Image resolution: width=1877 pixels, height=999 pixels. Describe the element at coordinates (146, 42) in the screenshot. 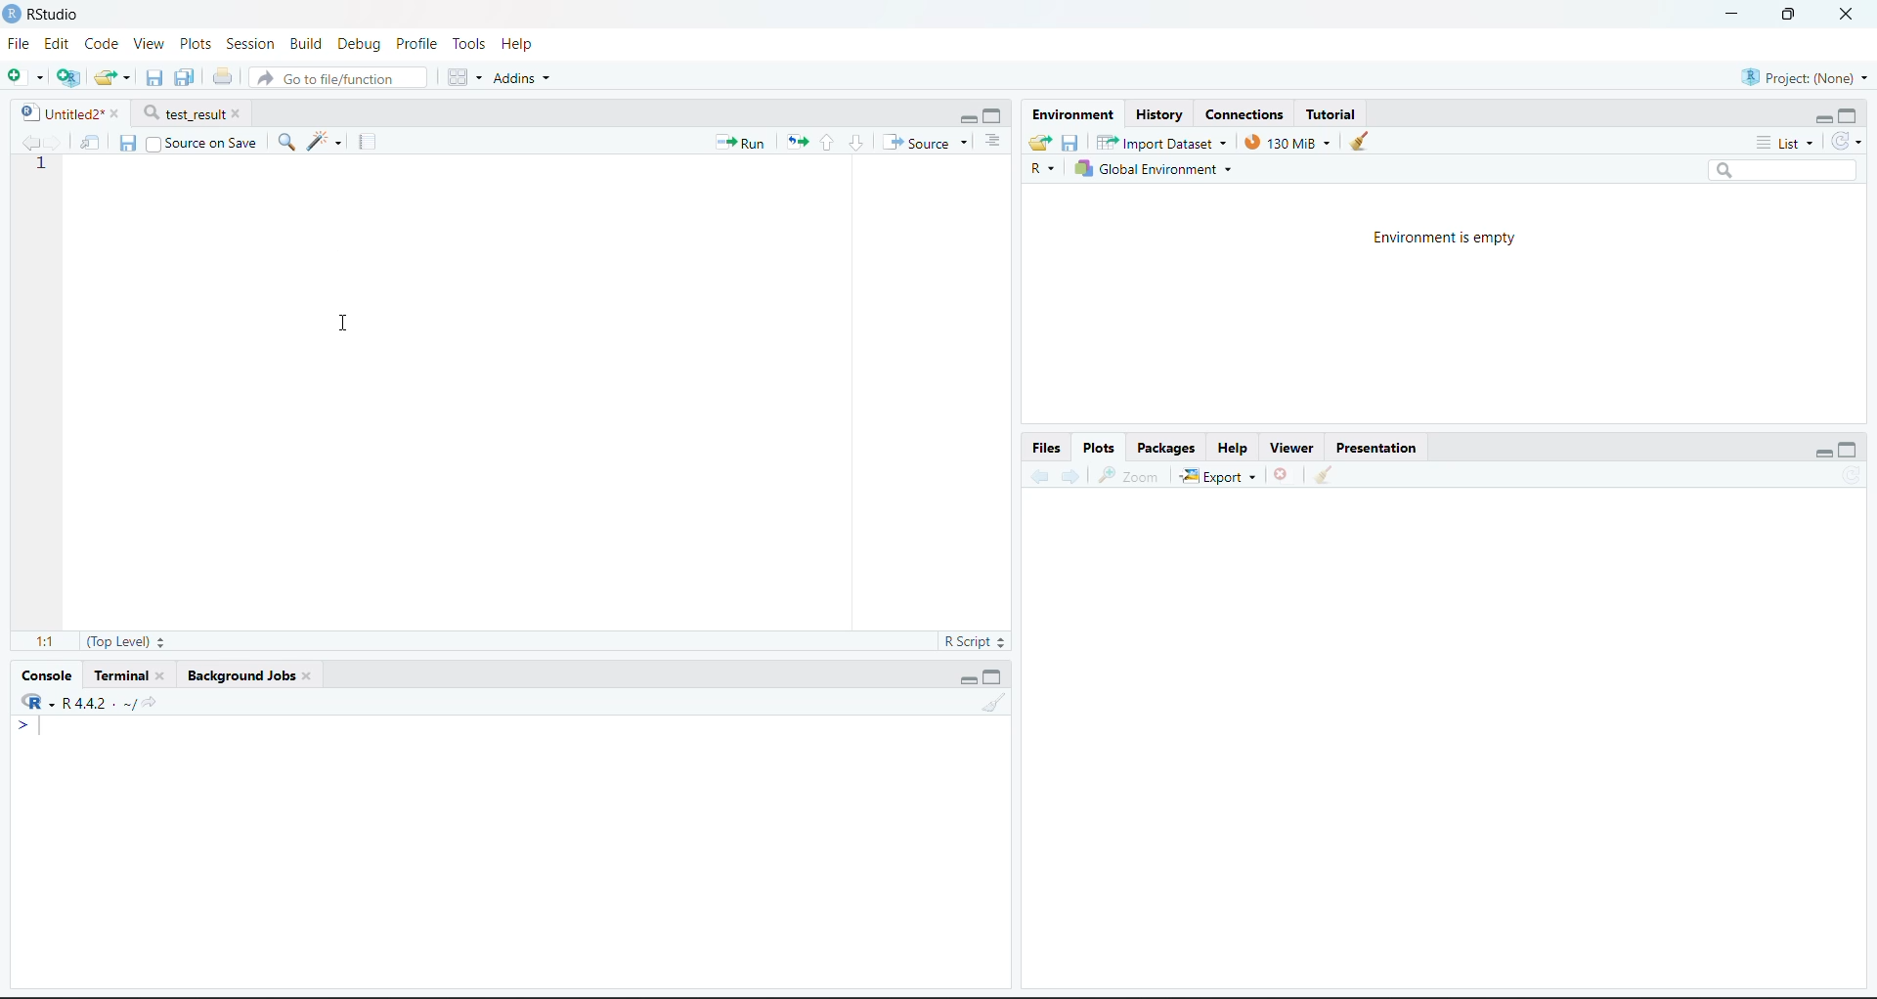

I see `View` at that location.